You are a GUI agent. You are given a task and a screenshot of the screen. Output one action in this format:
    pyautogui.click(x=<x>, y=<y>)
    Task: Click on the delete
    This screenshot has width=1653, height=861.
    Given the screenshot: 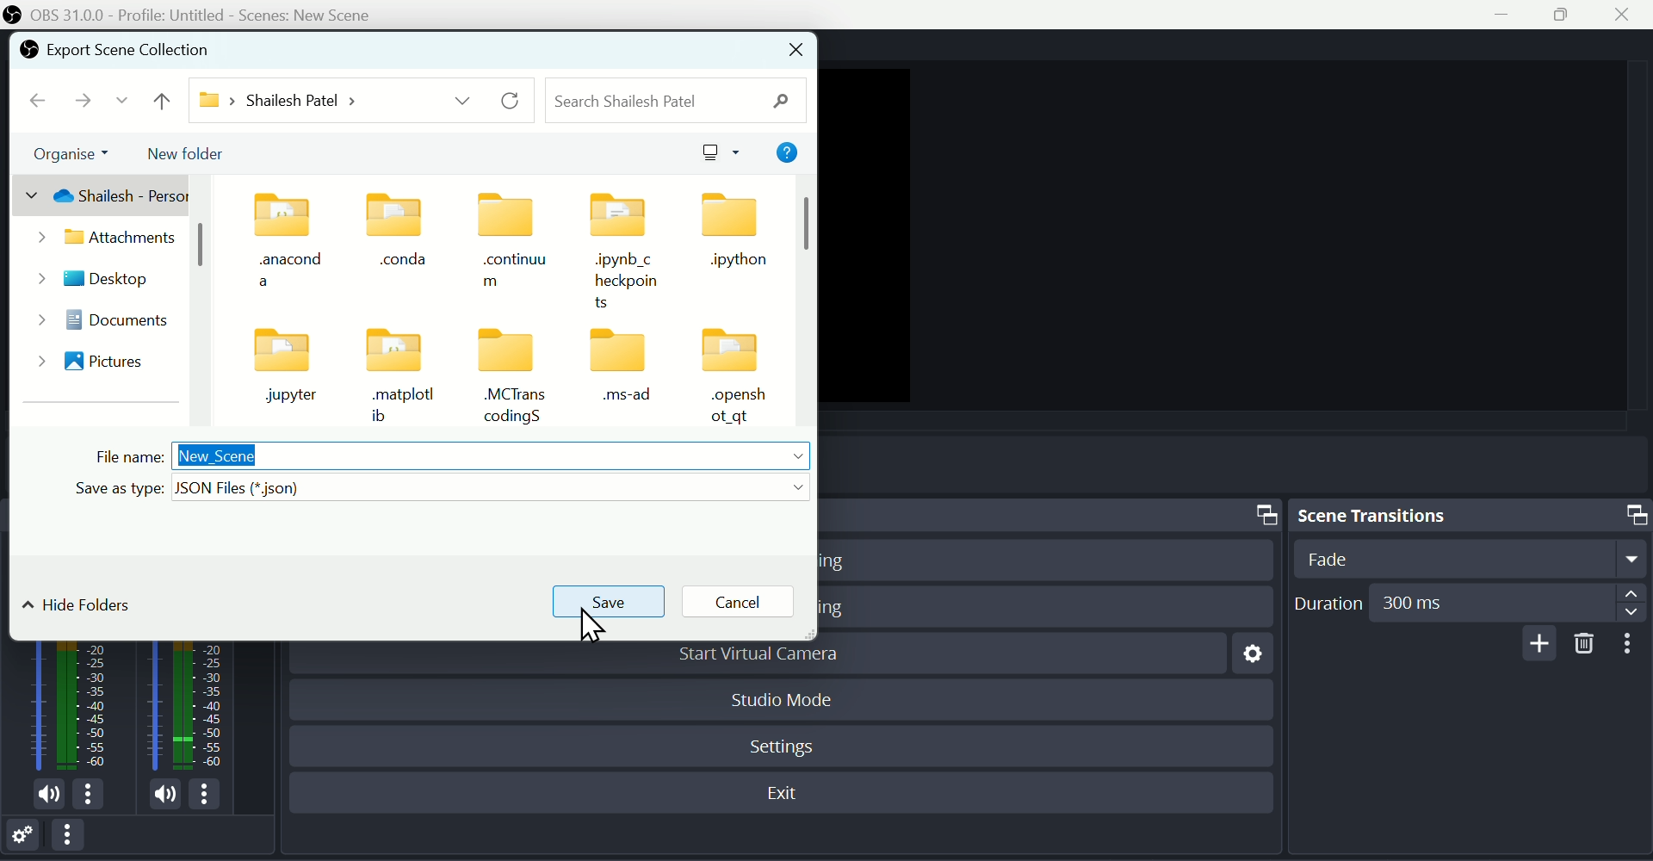 What is the action you would take?
    pyautogui.click(x=1585, y=644)
    